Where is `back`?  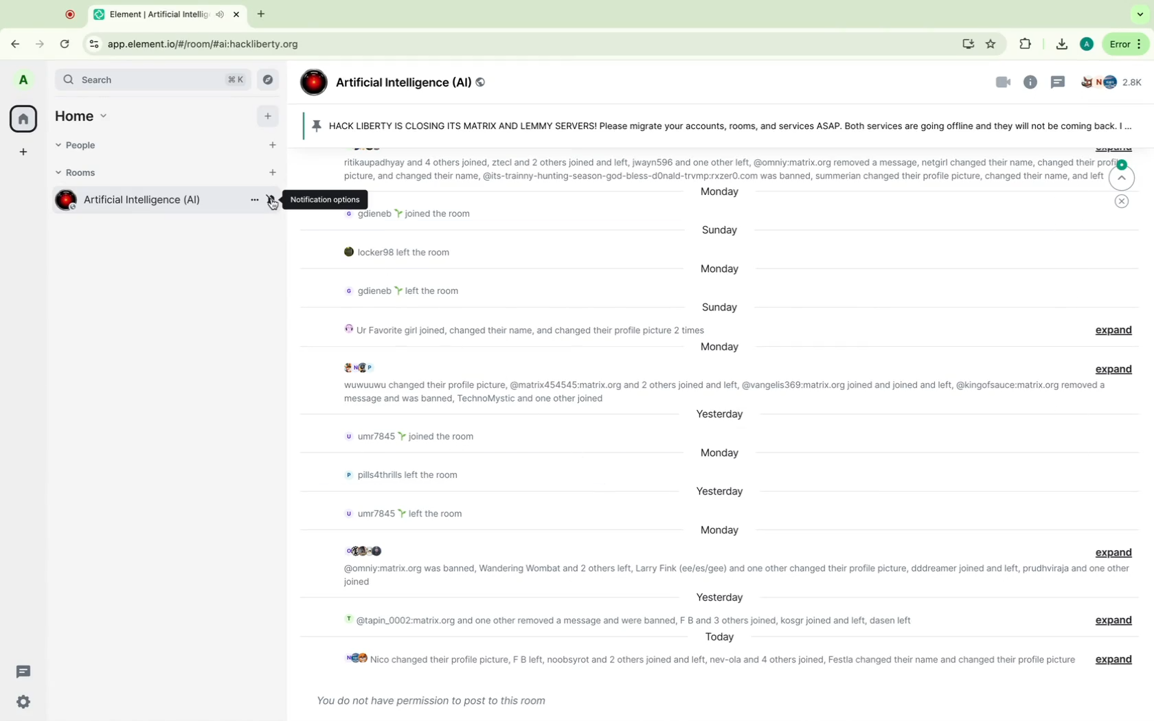 back is located at coordinates (14, 44).